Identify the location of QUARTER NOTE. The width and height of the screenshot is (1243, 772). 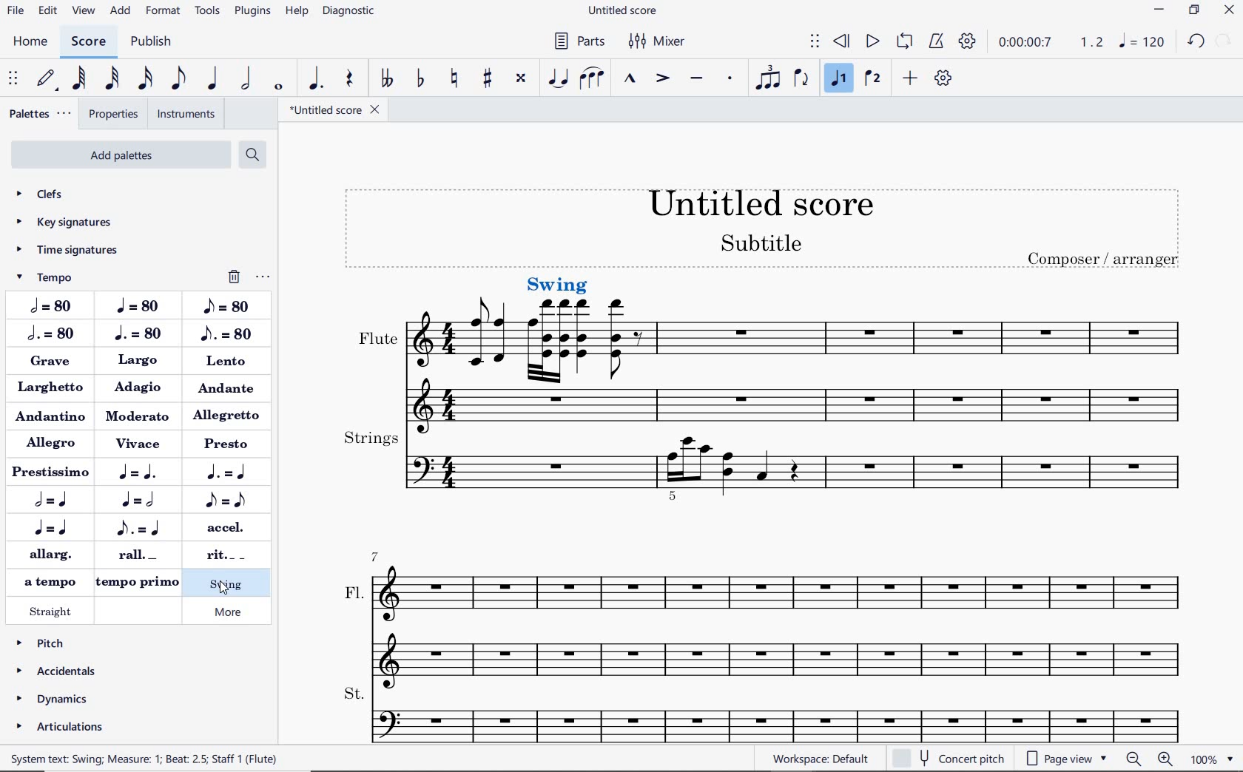
(141, 305).